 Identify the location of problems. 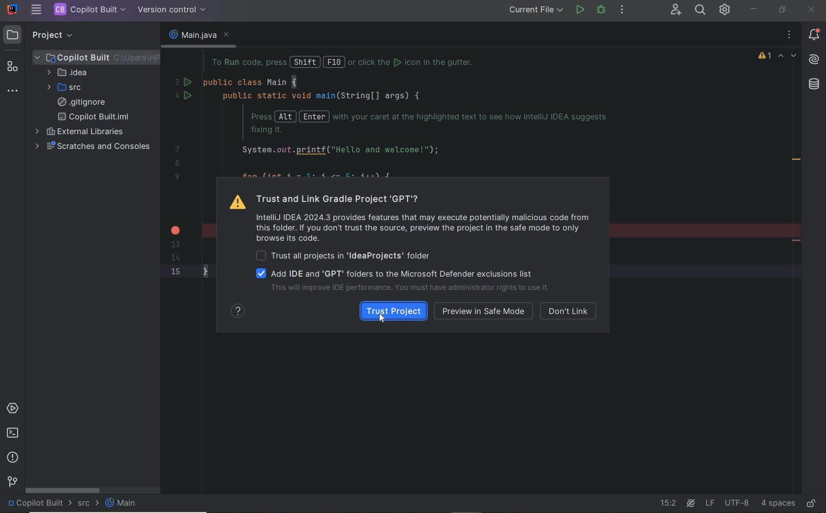
(13, 457).